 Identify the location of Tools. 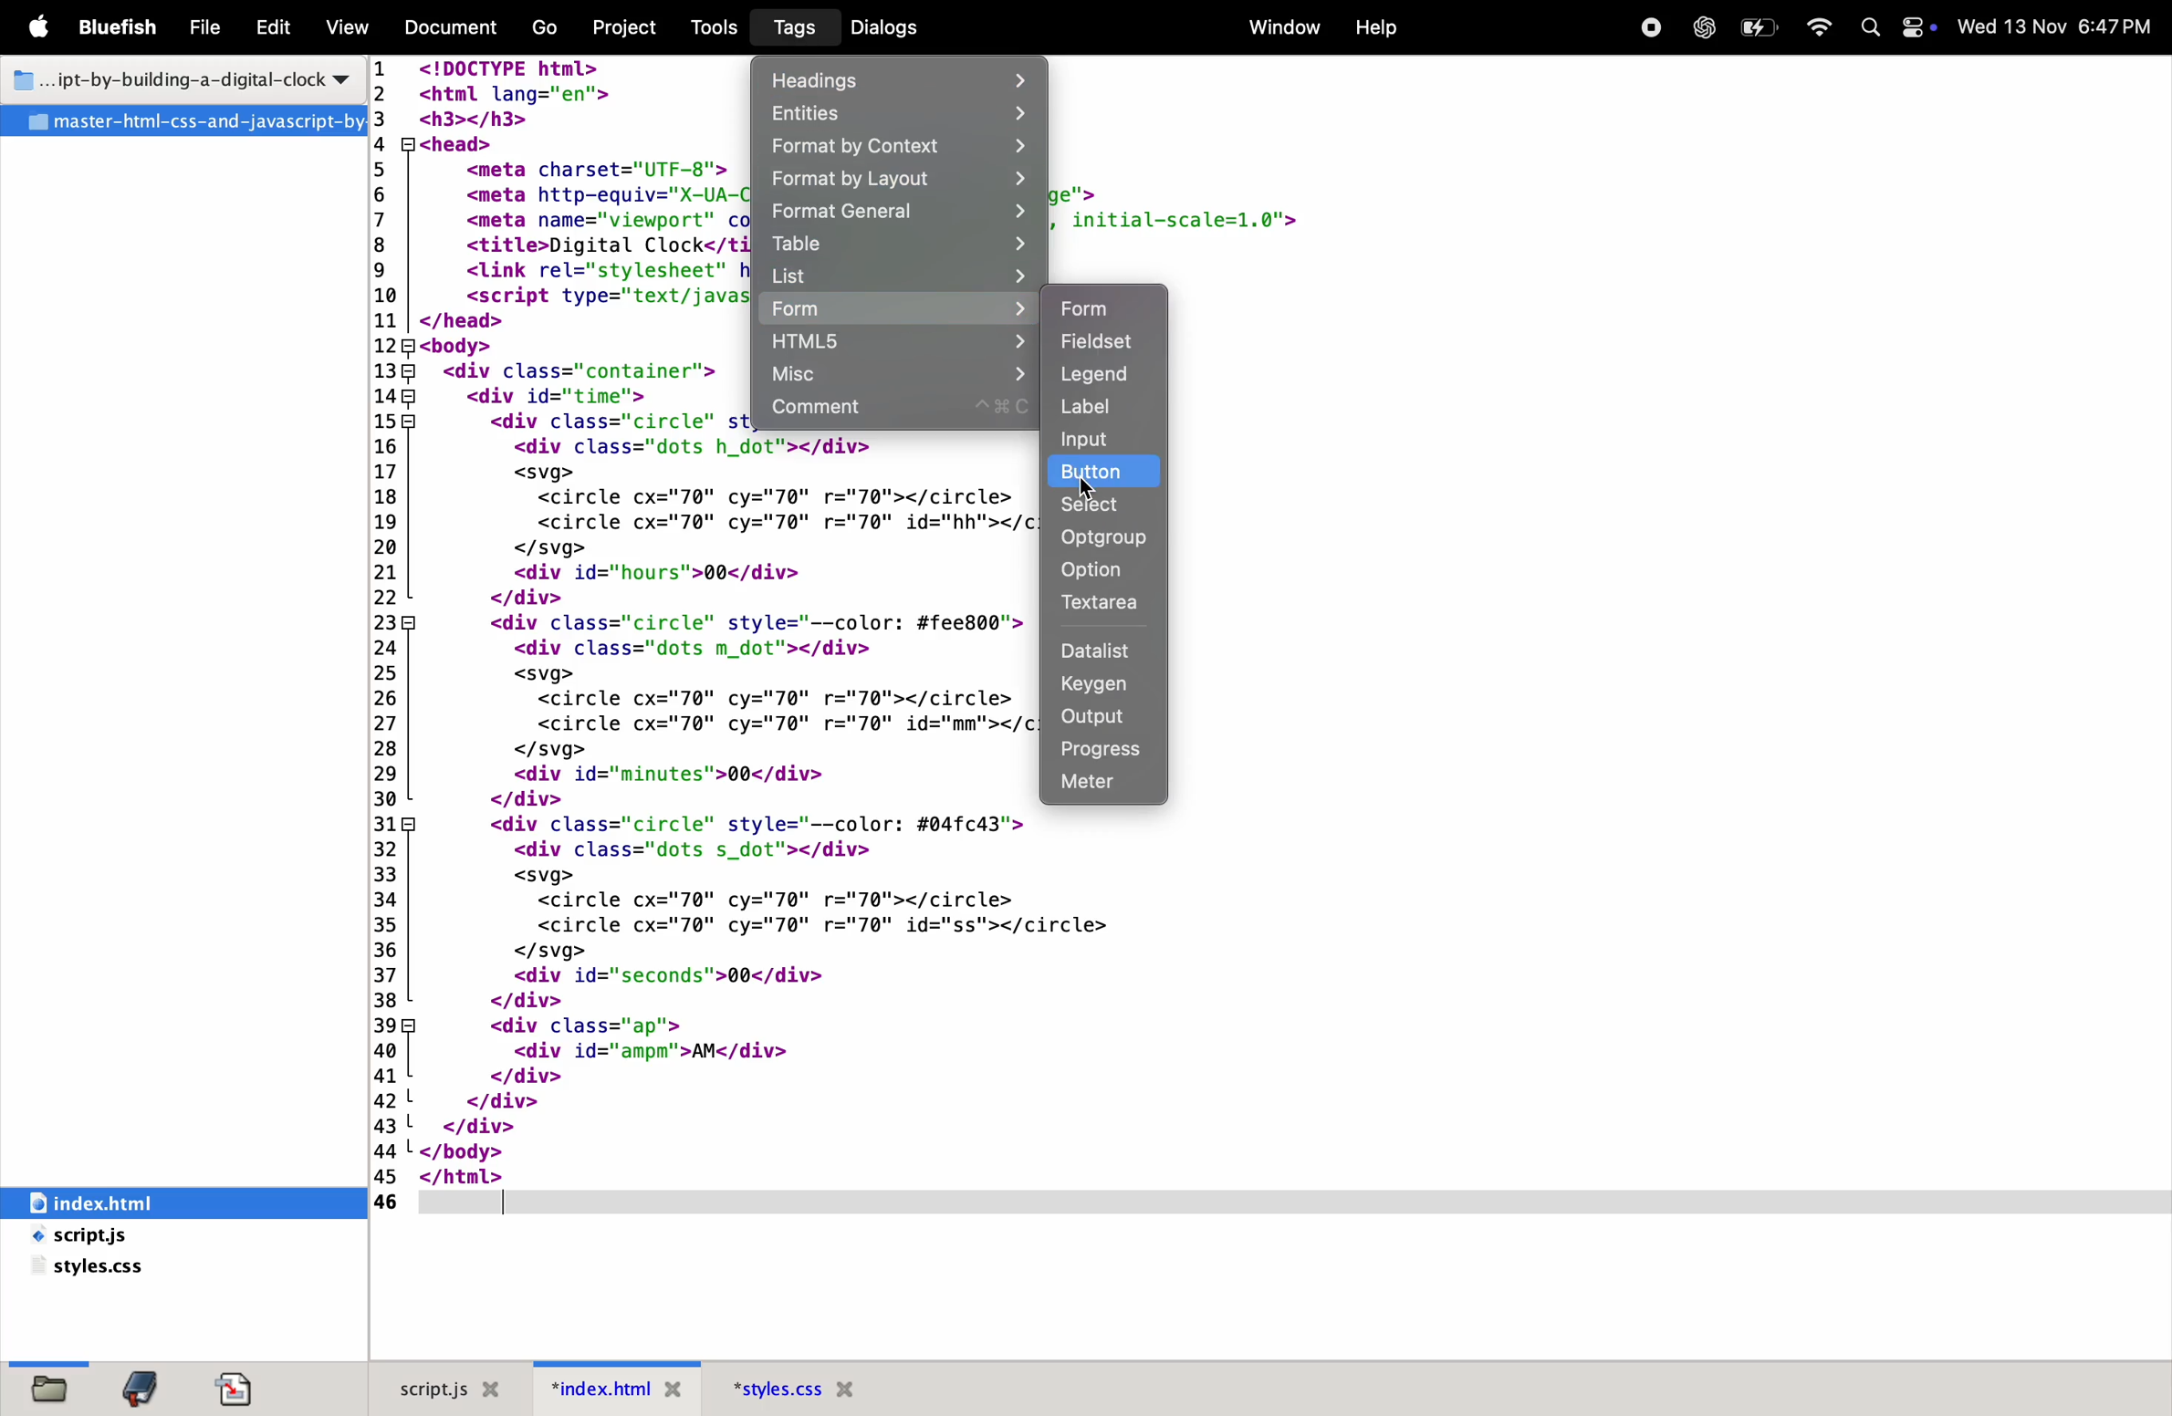
(715, 28).